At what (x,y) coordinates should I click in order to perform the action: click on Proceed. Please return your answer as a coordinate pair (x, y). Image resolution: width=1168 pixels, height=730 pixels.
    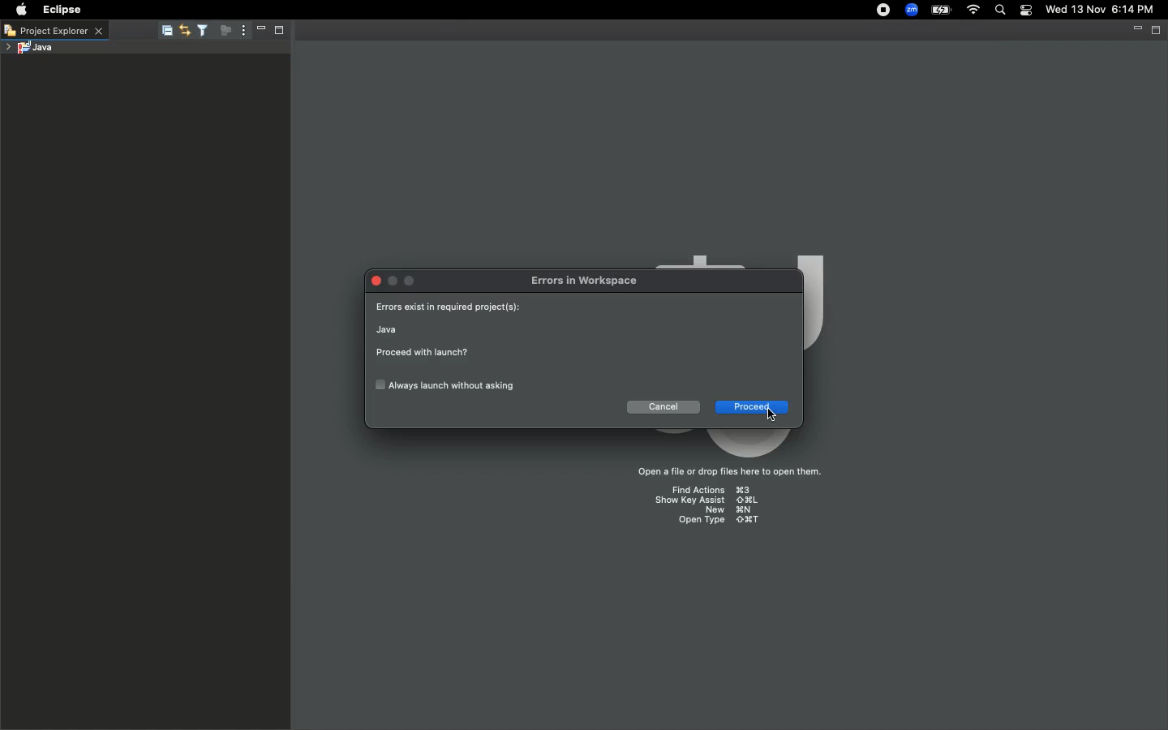
    Looking at the image, I should click on (751, 407).